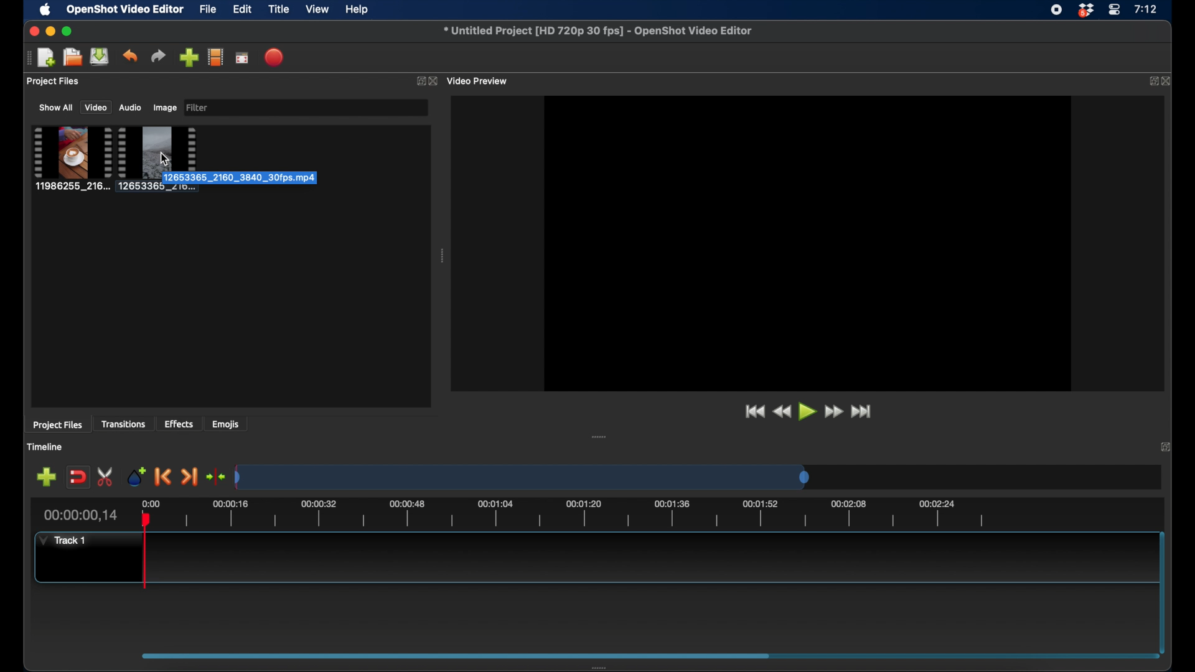  I want to click on center the playhead on timeline, so click(217, 476).